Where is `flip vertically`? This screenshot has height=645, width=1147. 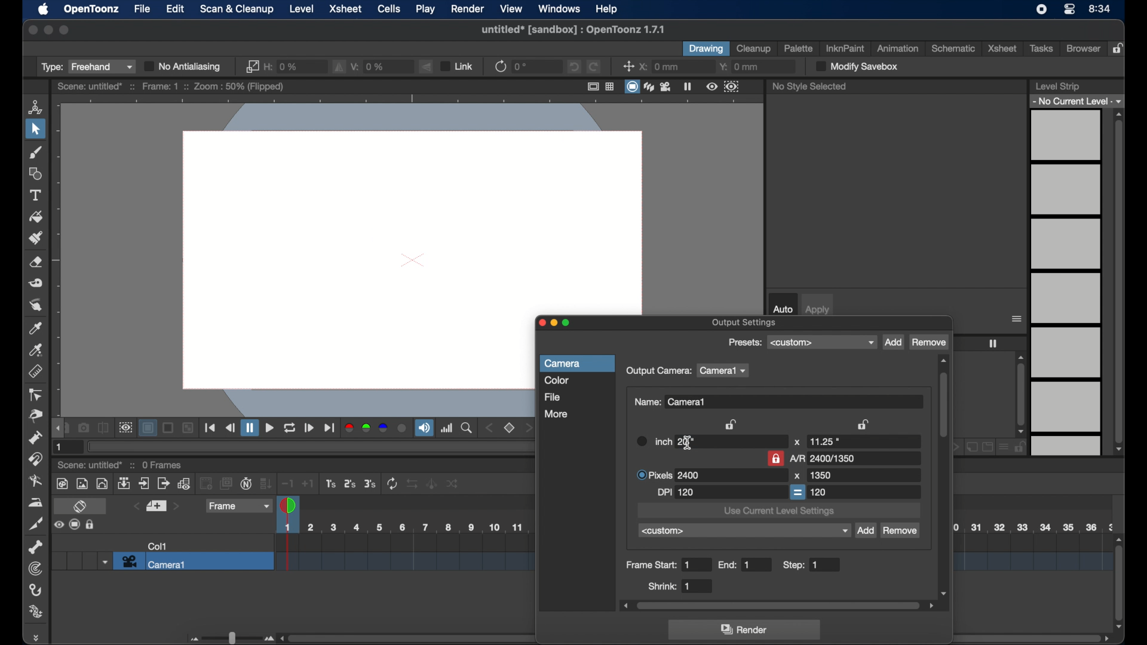
flip vertically is located at coordinates (427, 66).